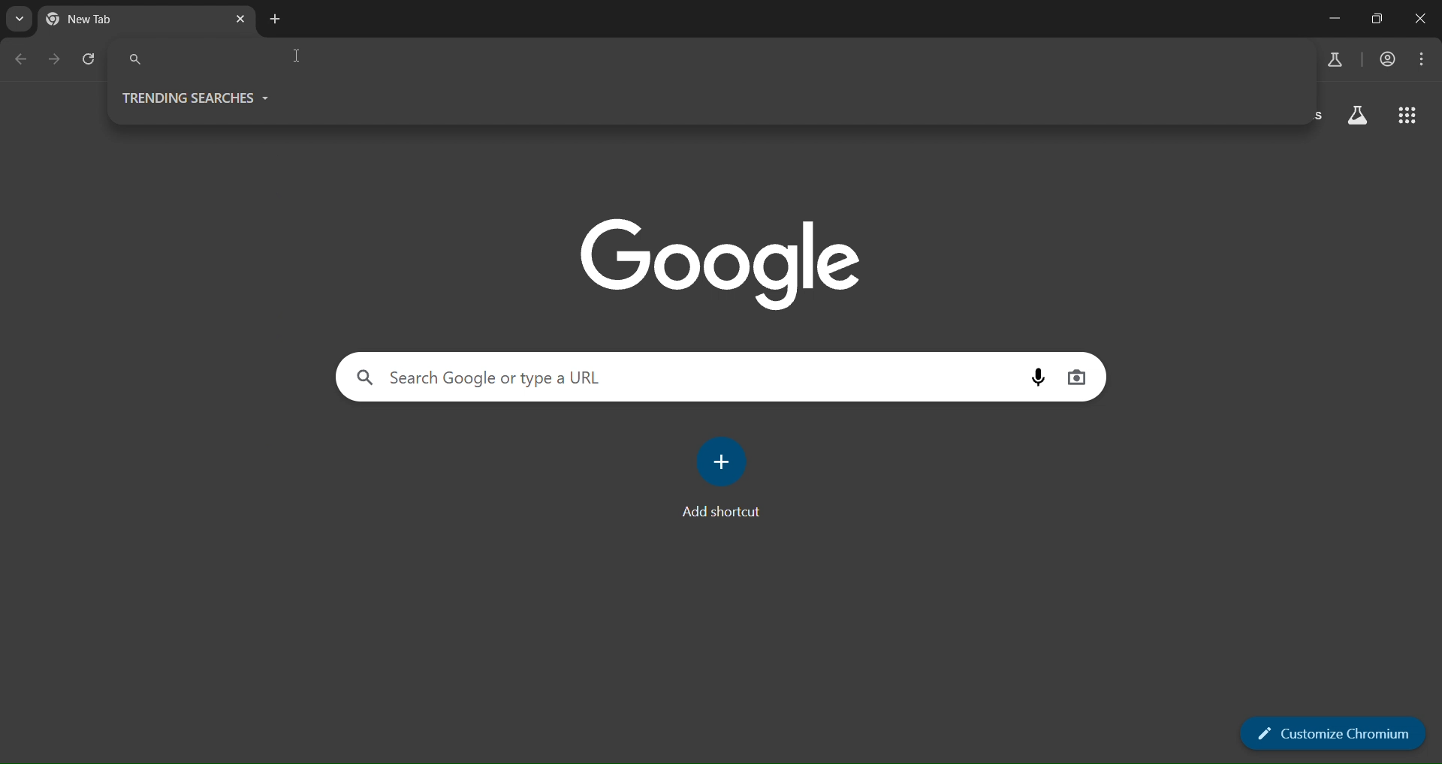 This screenshot has height=764, width=1442. Describe the element at coordinates (1385, 59) in the screenshot. I see `account` at that location.